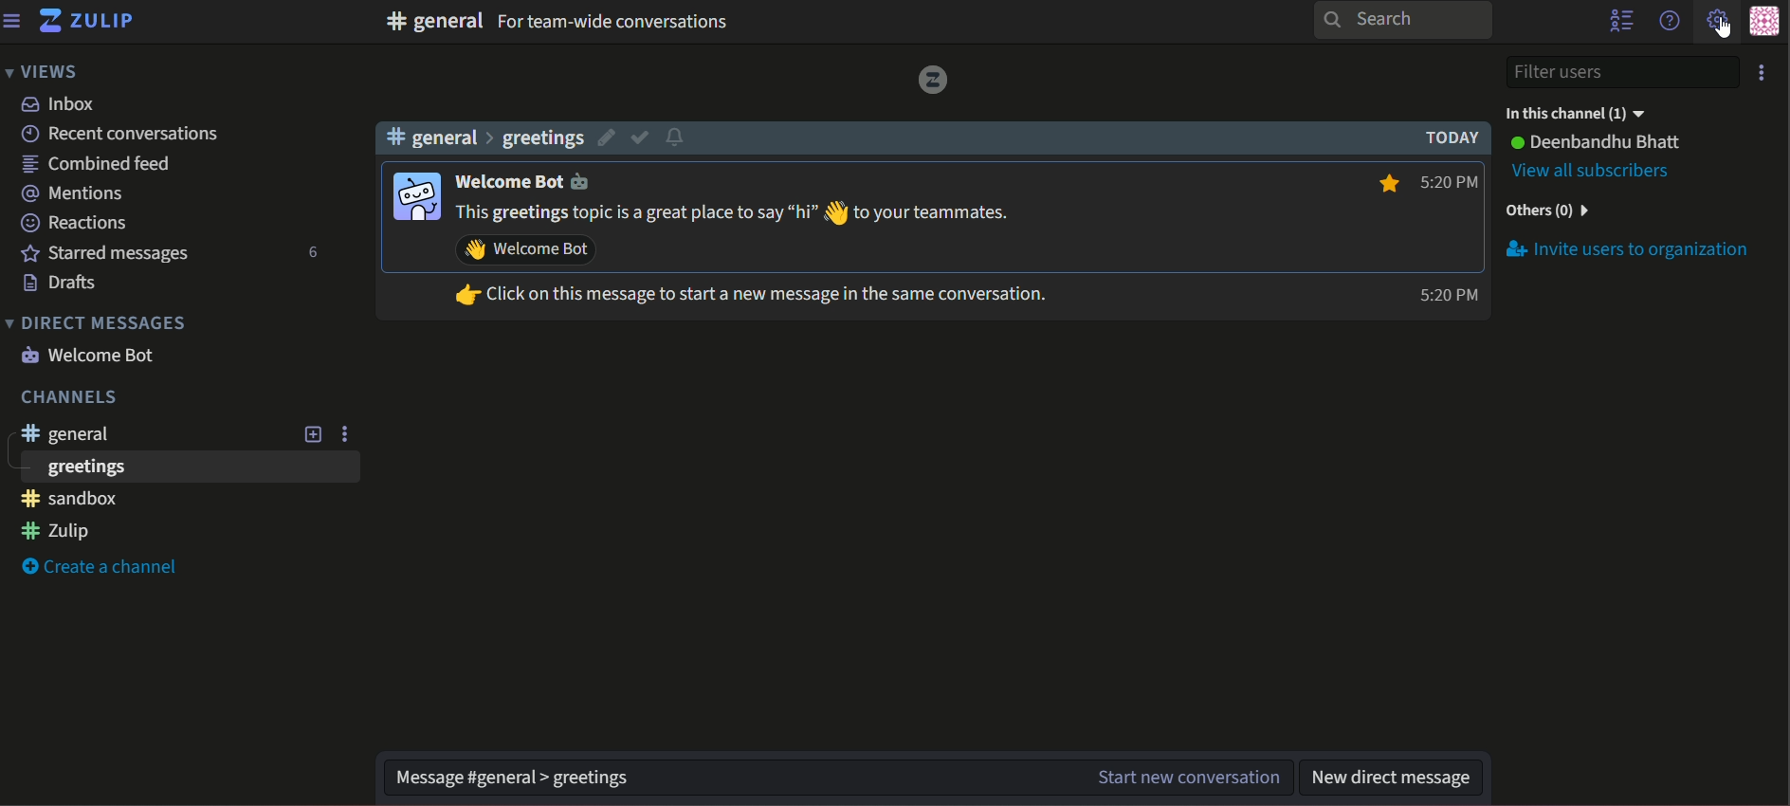  Describe the element at coordinates (1621, 71) in the screenshot. I see `filters` at that location.